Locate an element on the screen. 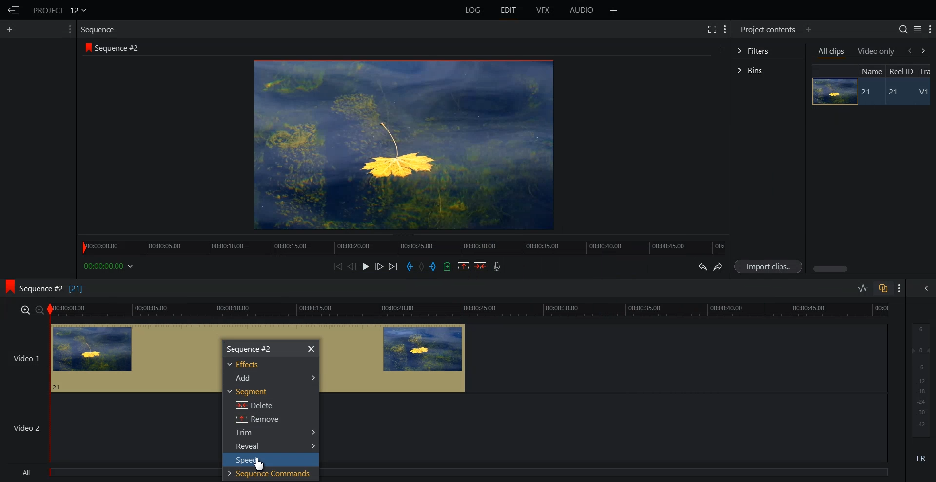 This screenshot has height=482, width=936. Add panel is located at coordinates (613, 10).